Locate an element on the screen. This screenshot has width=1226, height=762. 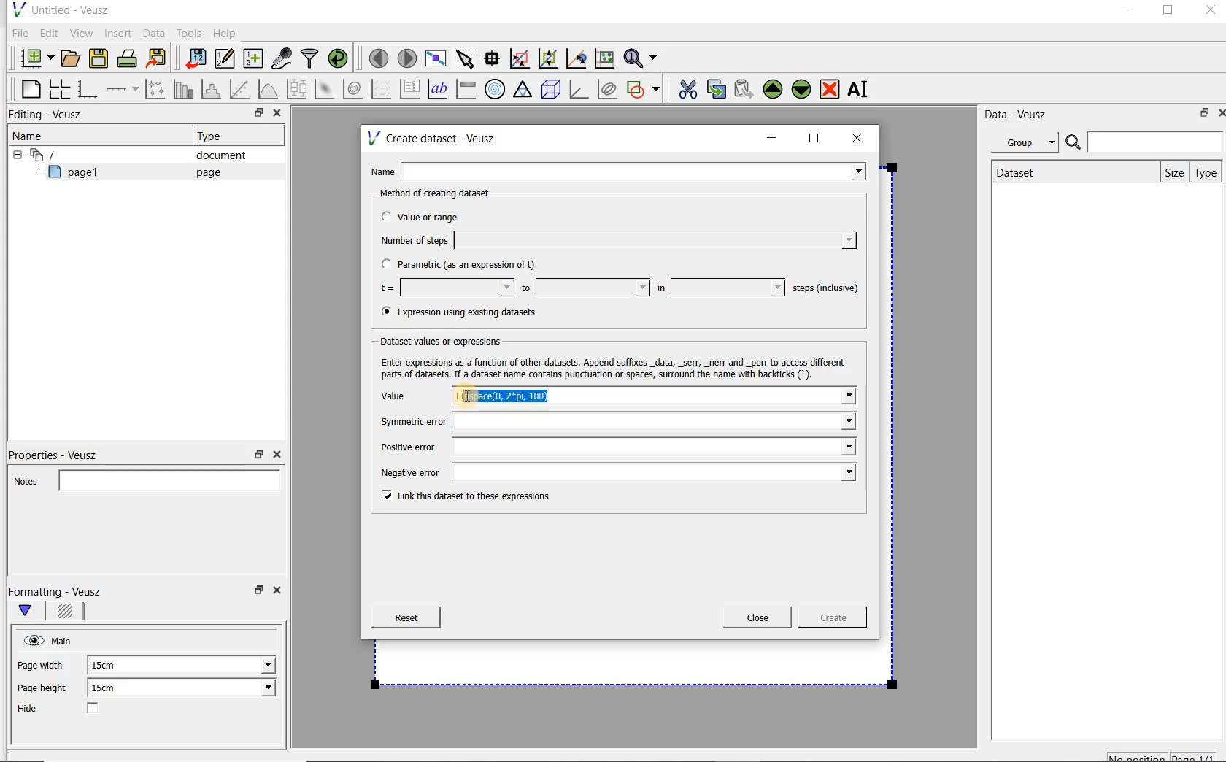
15cm is located at coordinates (112, 688).